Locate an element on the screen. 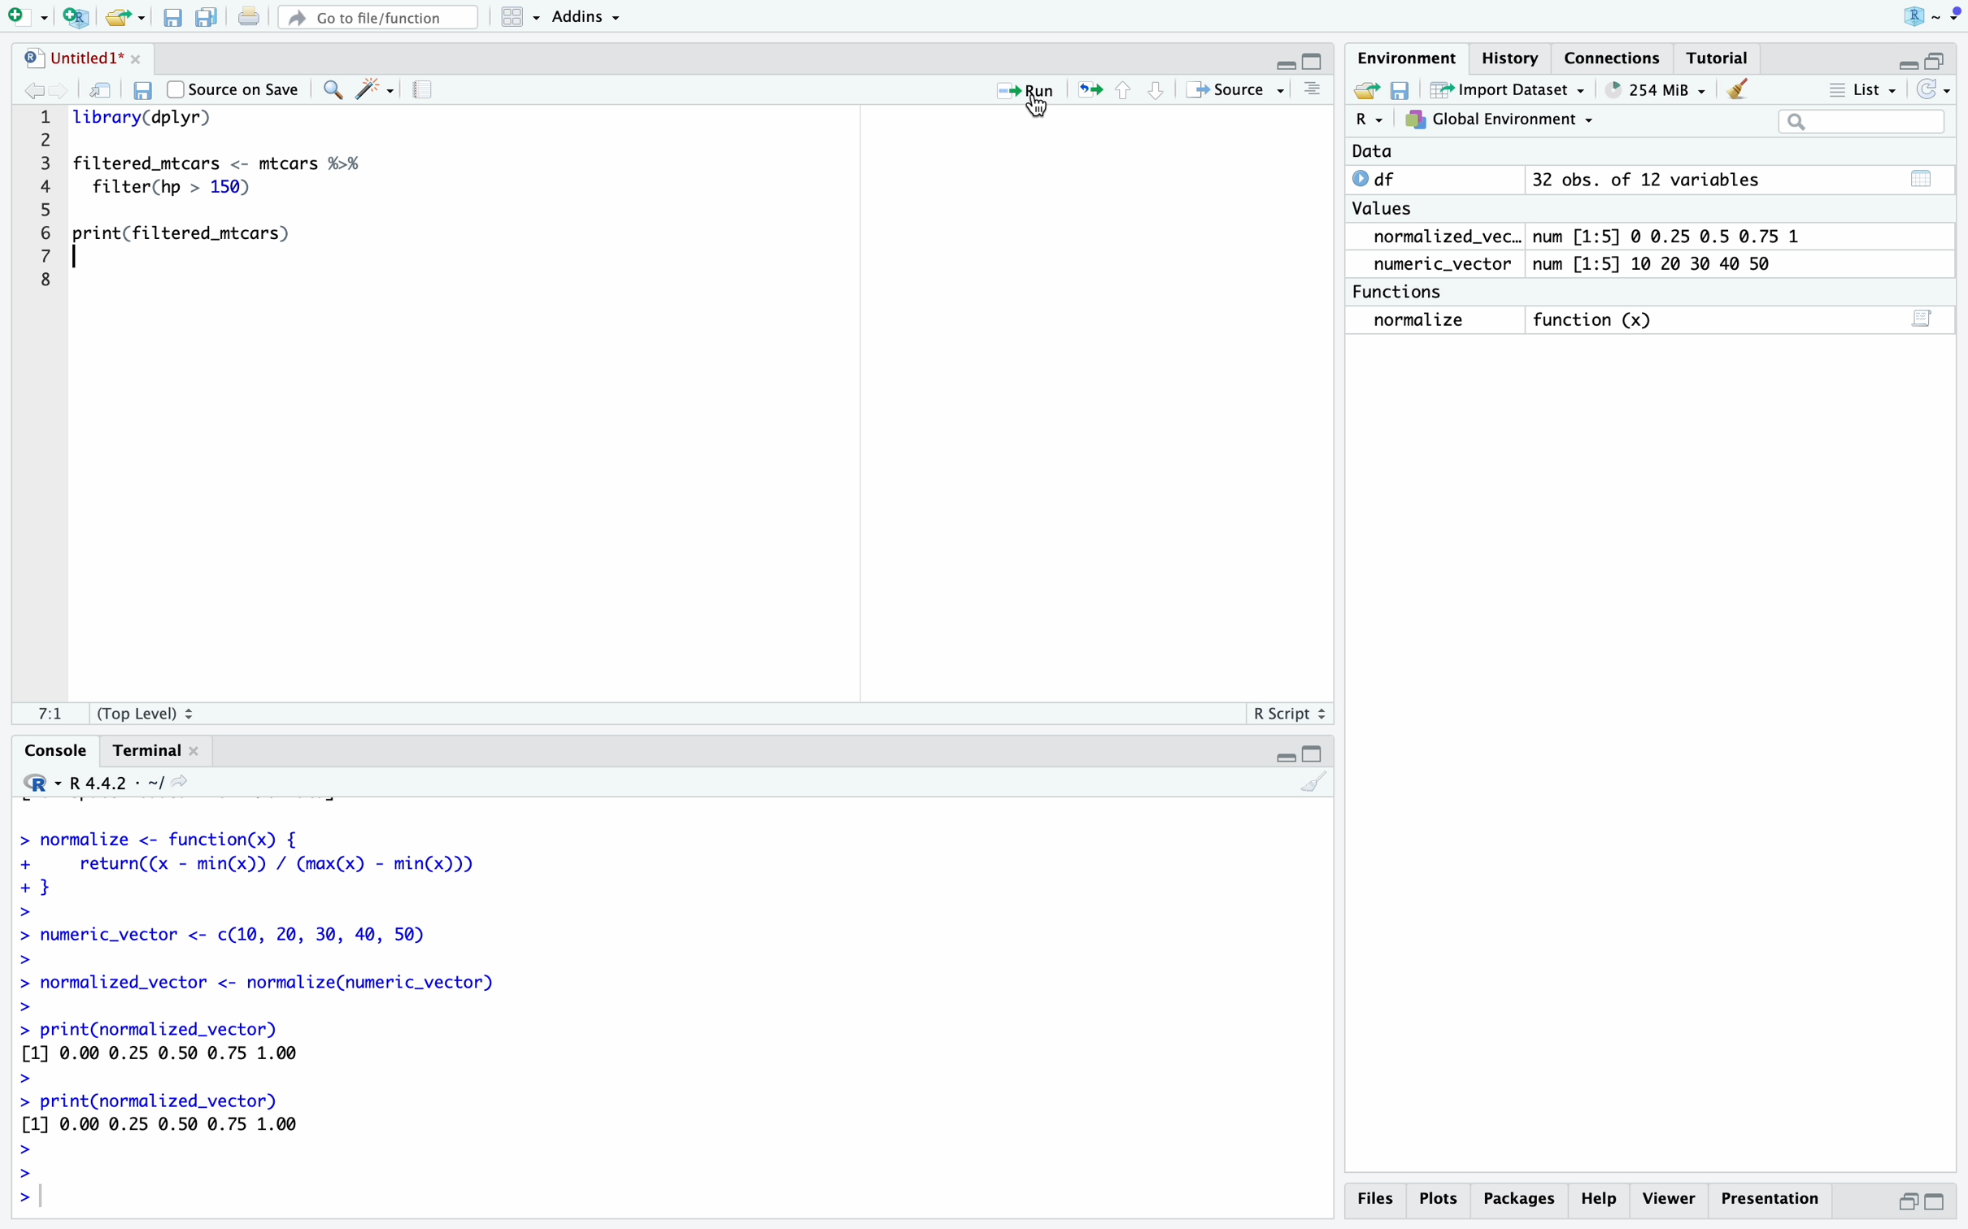  Presentation is located at coordinates (1773, 1199).